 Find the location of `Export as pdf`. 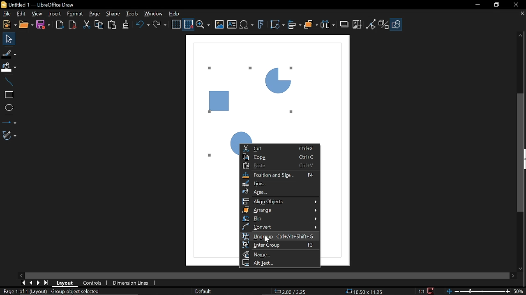

Export as pdf is located at coordinates (73, 25).